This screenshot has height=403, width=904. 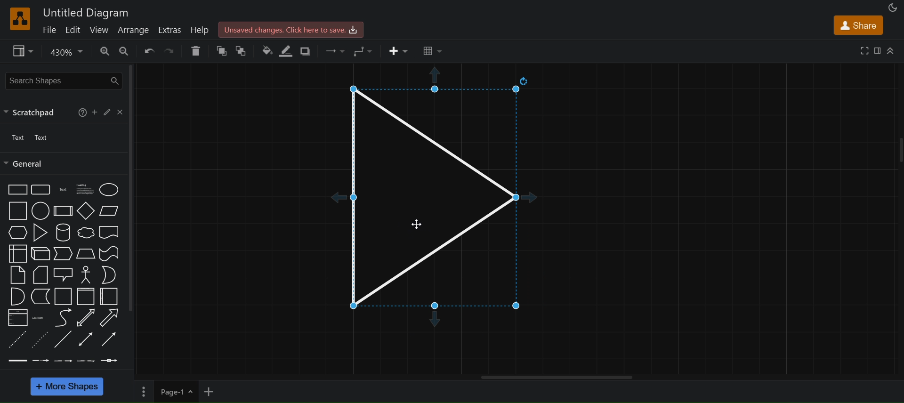 What do you see at coordinates (877, 50) in the screenshot?
I see `format` at bounding box center [877, 50].